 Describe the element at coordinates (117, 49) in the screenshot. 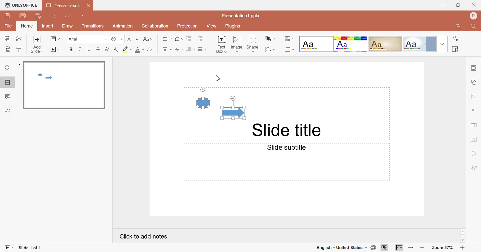

I see `Subscript` at that location.